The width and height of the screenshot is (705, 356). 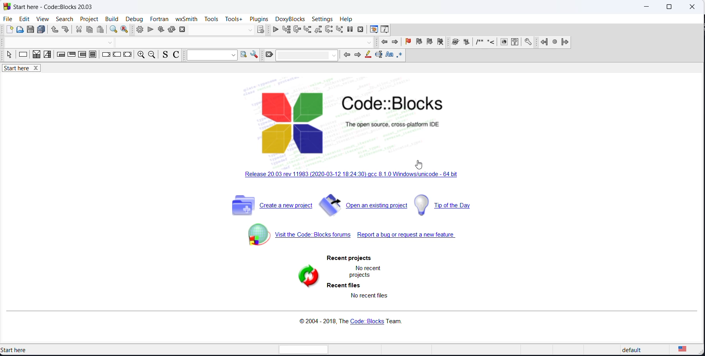 I want to click on fortran, so click(x=158, y=18).